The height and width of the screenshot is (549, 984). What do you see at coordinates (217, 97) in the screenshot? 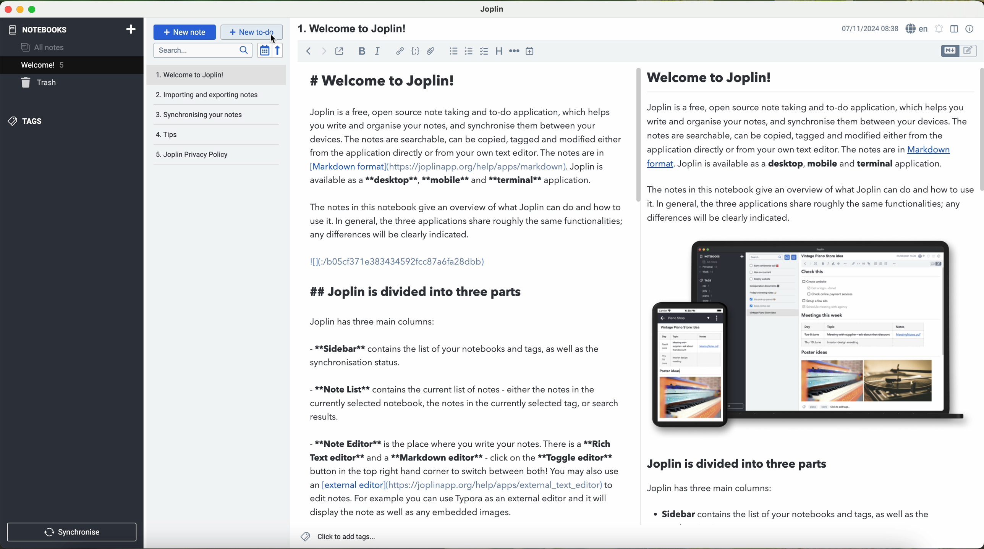
I see `importing and exporting notes` at bounding box center [217, 97].